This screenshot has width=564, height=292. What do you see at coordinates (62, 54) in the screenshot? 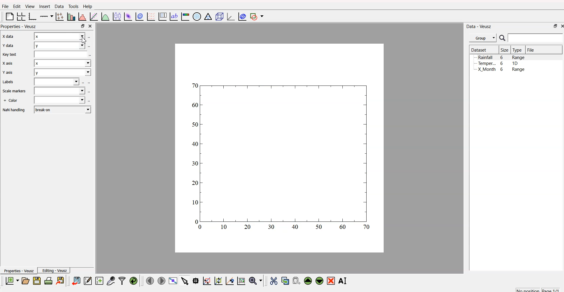
I see `field` at bounding box center [62, 54].